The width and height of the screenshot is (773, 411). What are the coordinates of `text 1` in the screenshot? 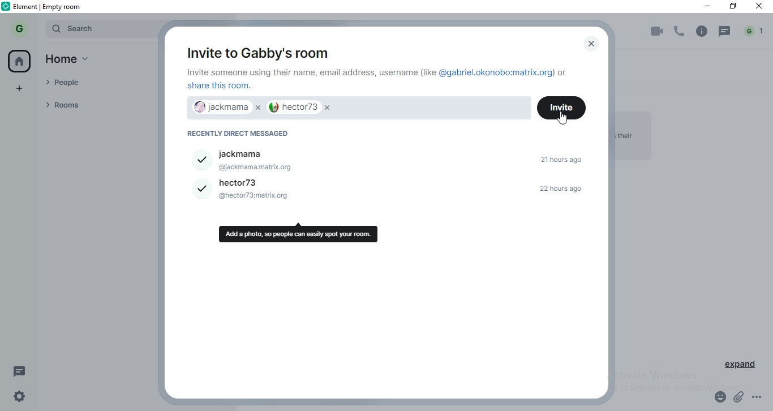 It's located at (379, 79).